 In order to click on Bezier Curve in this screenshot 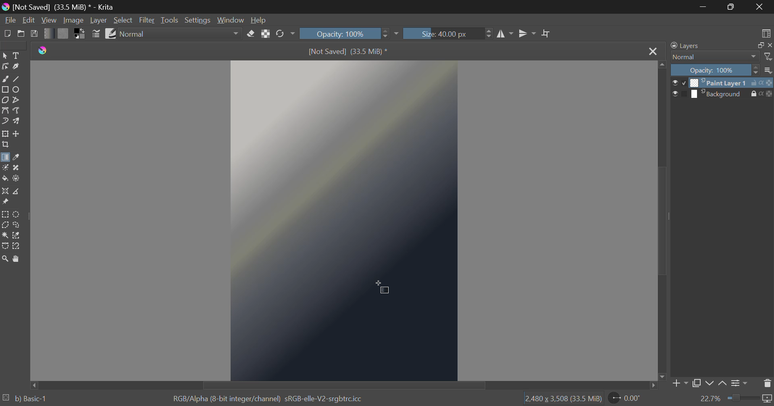, I will do `click(5, 110)`.